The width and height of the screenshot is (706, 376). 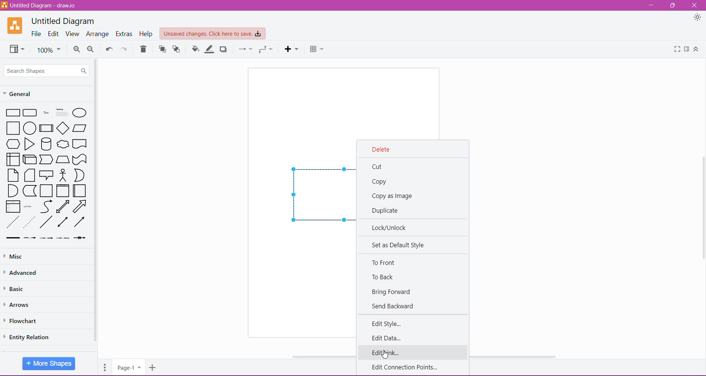 What do you see at coordinates (677, 49) in the screenshot?
I see `Fullscreen` at bounding box center [677, 49].